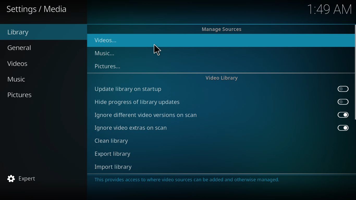 This screenshot has width=356, height=200. What do you see at coordinates (17, 79) in the screenshot?
I see `music` at bounding box center [17, 79].